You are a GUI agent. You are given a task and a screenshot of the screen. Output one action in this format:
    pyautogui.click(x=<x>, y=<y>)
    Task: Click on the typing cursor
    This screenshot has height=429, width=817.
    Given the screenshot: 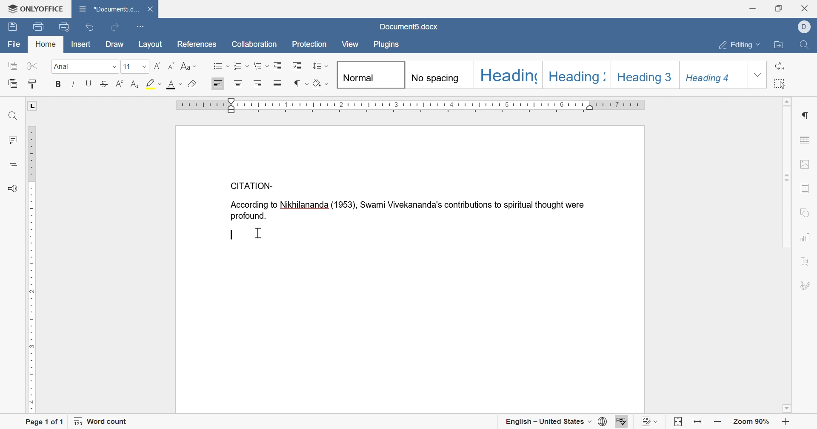 What is the action you would take?
    pyautogui.click(x=234, y=235)
    